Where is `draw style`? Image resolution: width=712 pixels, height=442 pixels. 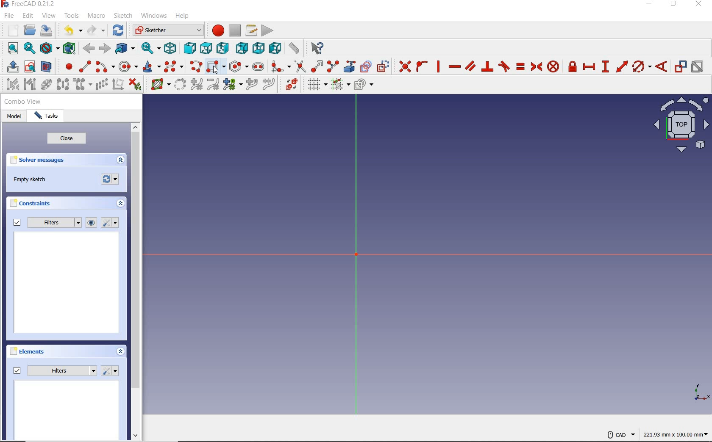
draw style is located at coordinates (49, 48).